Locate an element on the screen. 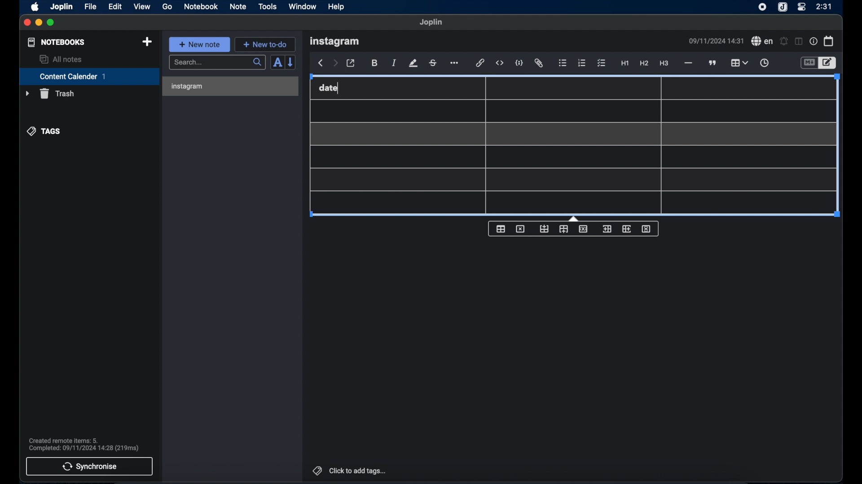  joplin is located at coordinates (62, 7).